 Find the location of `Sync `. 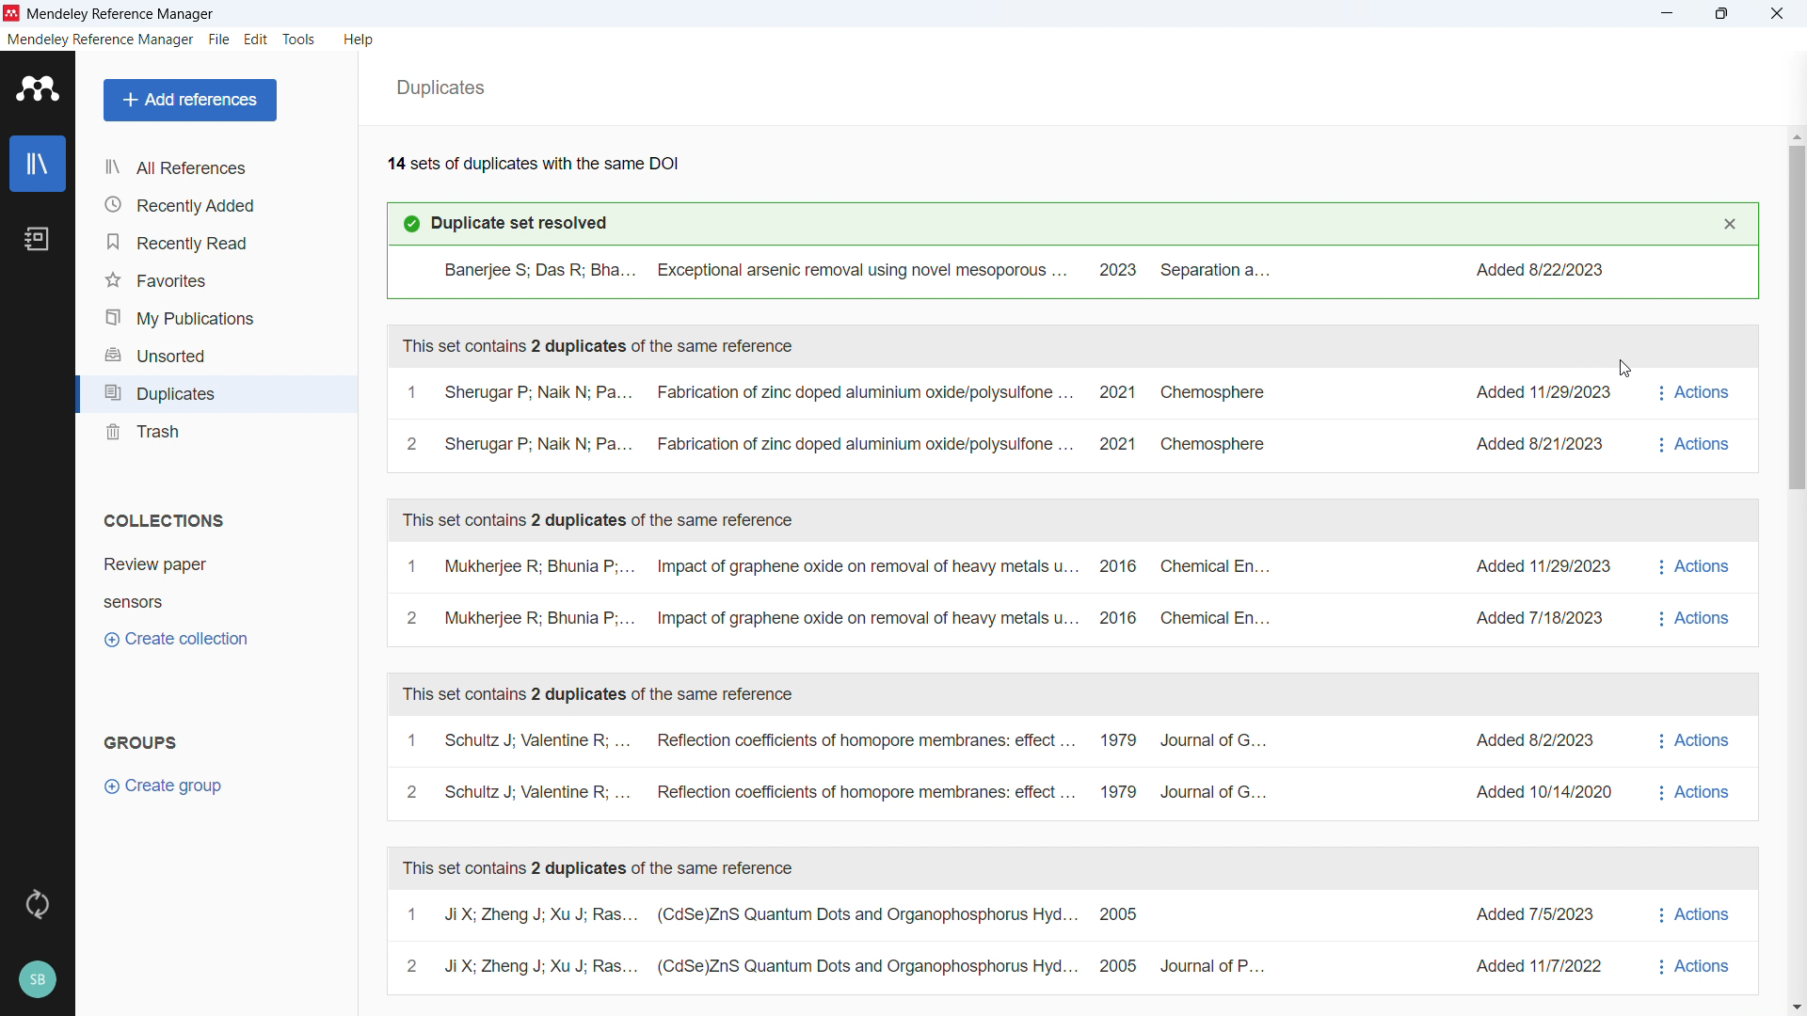

Sync  is located at coordinates (37, 902).